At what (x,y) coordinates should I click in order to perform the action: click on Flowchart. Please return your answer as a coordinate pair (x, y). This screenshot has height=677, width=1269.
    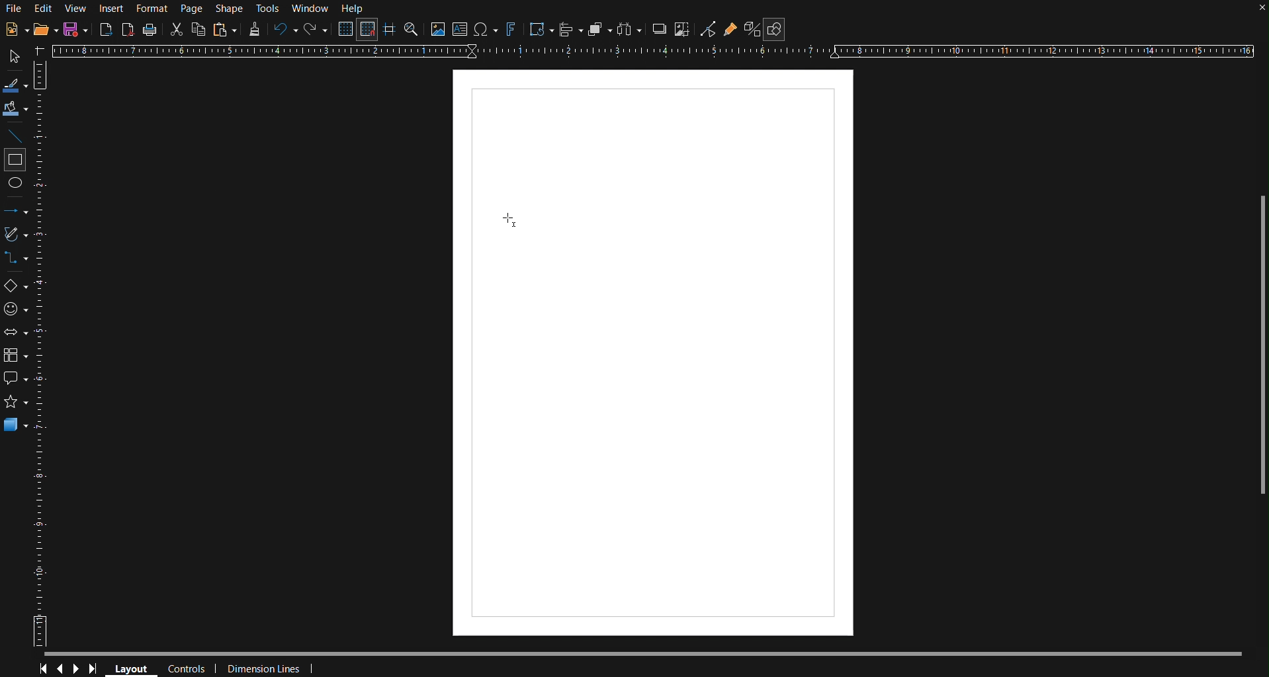
    Looking at the image, I should click on (17, 357).